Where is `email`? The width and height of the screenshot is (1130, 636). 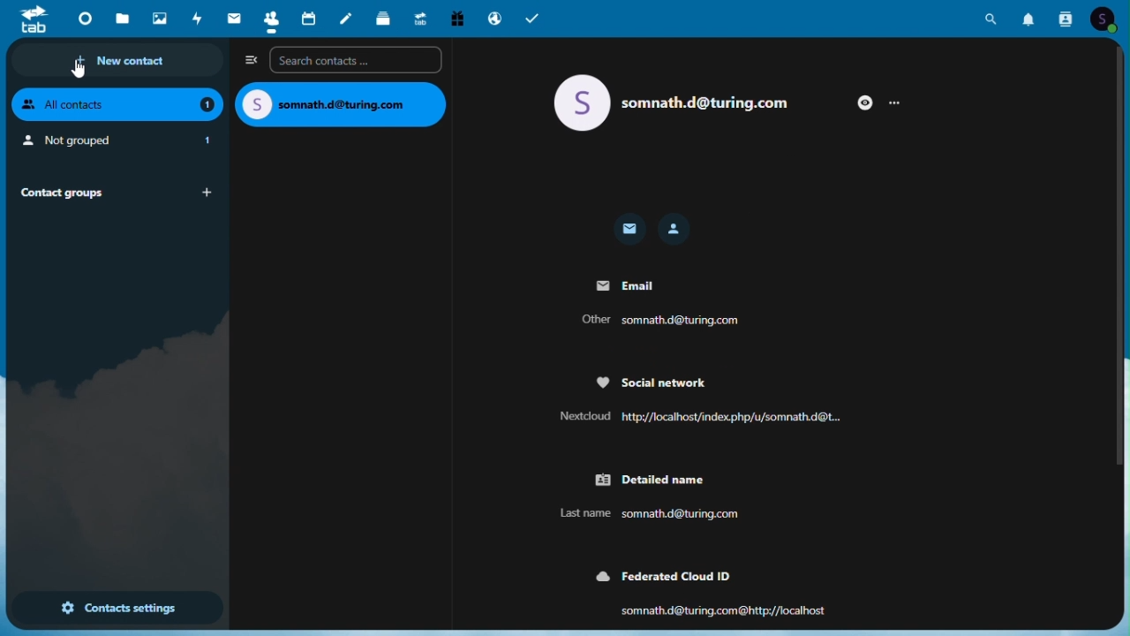
email is located at coordinates (341, 108).